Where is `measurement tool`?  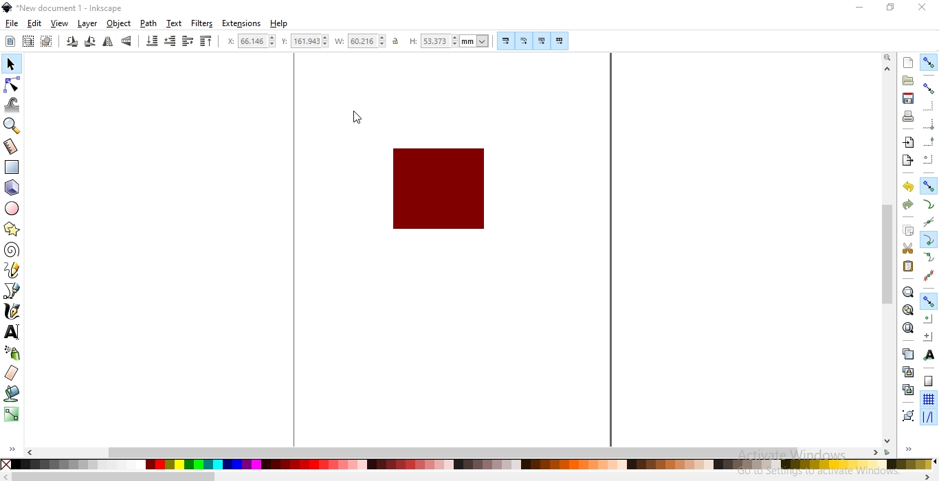 measurement tool is located at coordinates (12, 147).